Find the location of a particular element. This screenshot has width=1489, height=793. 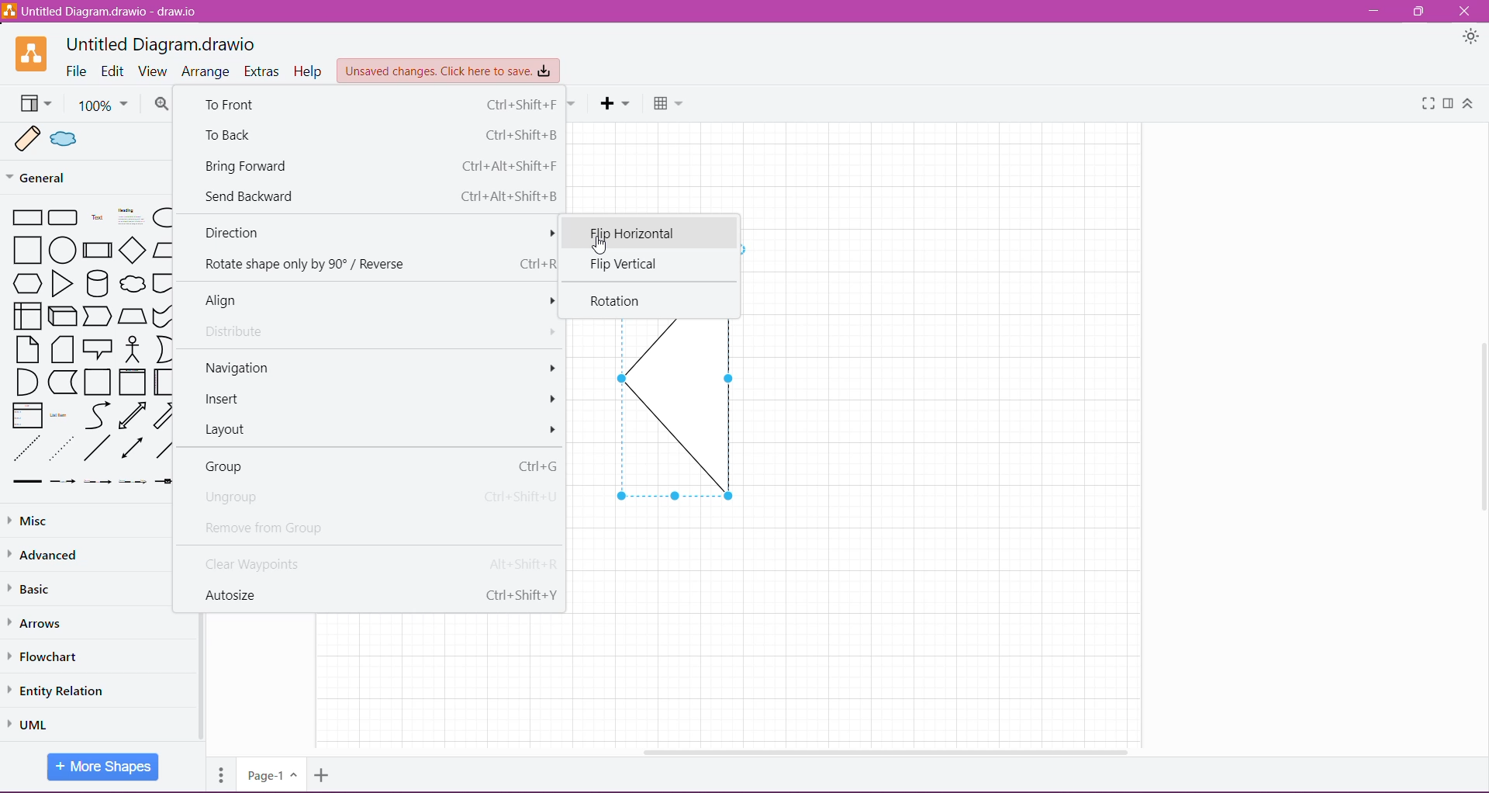

General is located at coordinates (67, 177).